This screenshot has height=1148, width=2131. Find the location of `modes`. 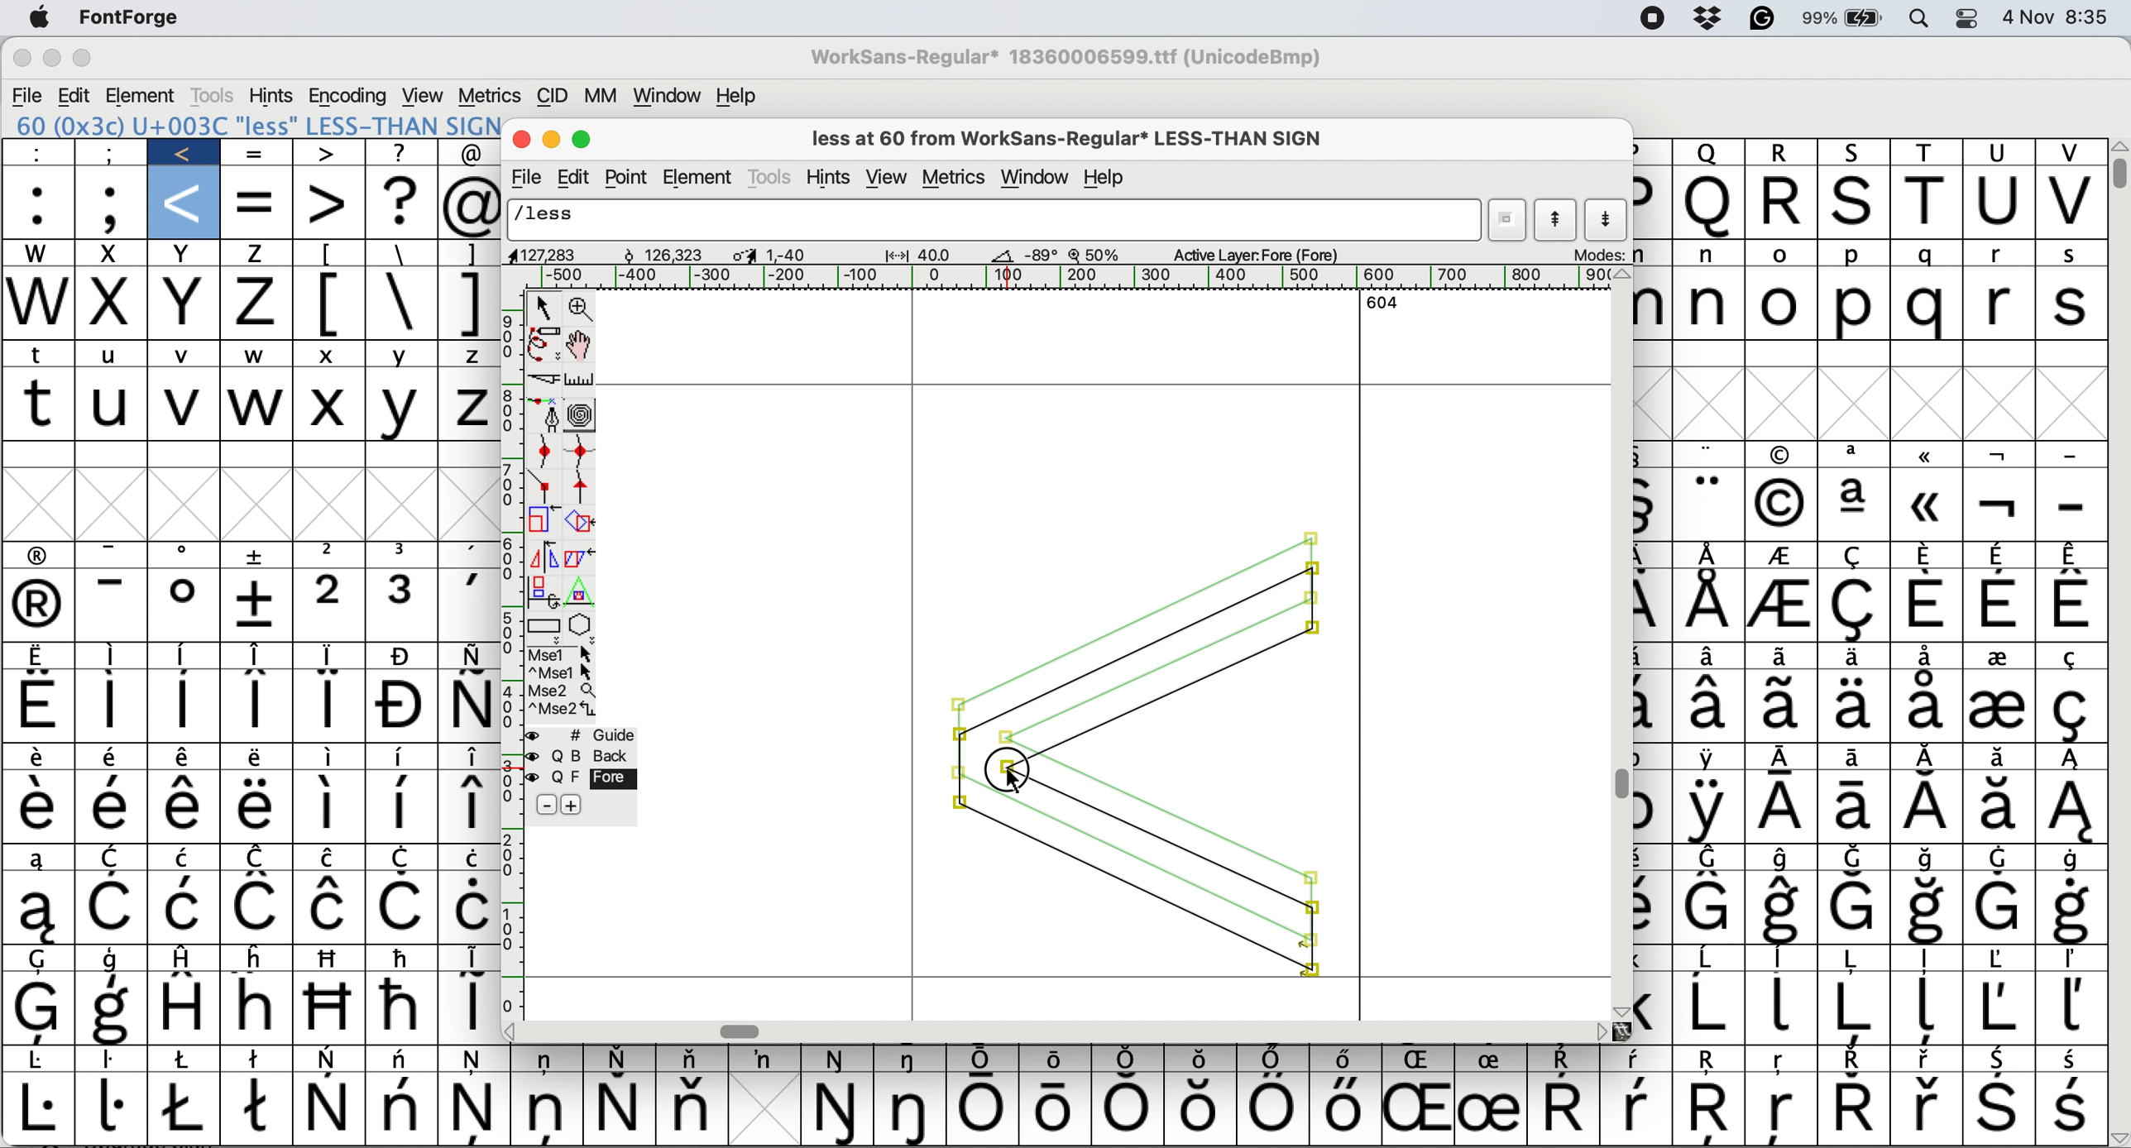

modes is located at coordinates (1601, 254).